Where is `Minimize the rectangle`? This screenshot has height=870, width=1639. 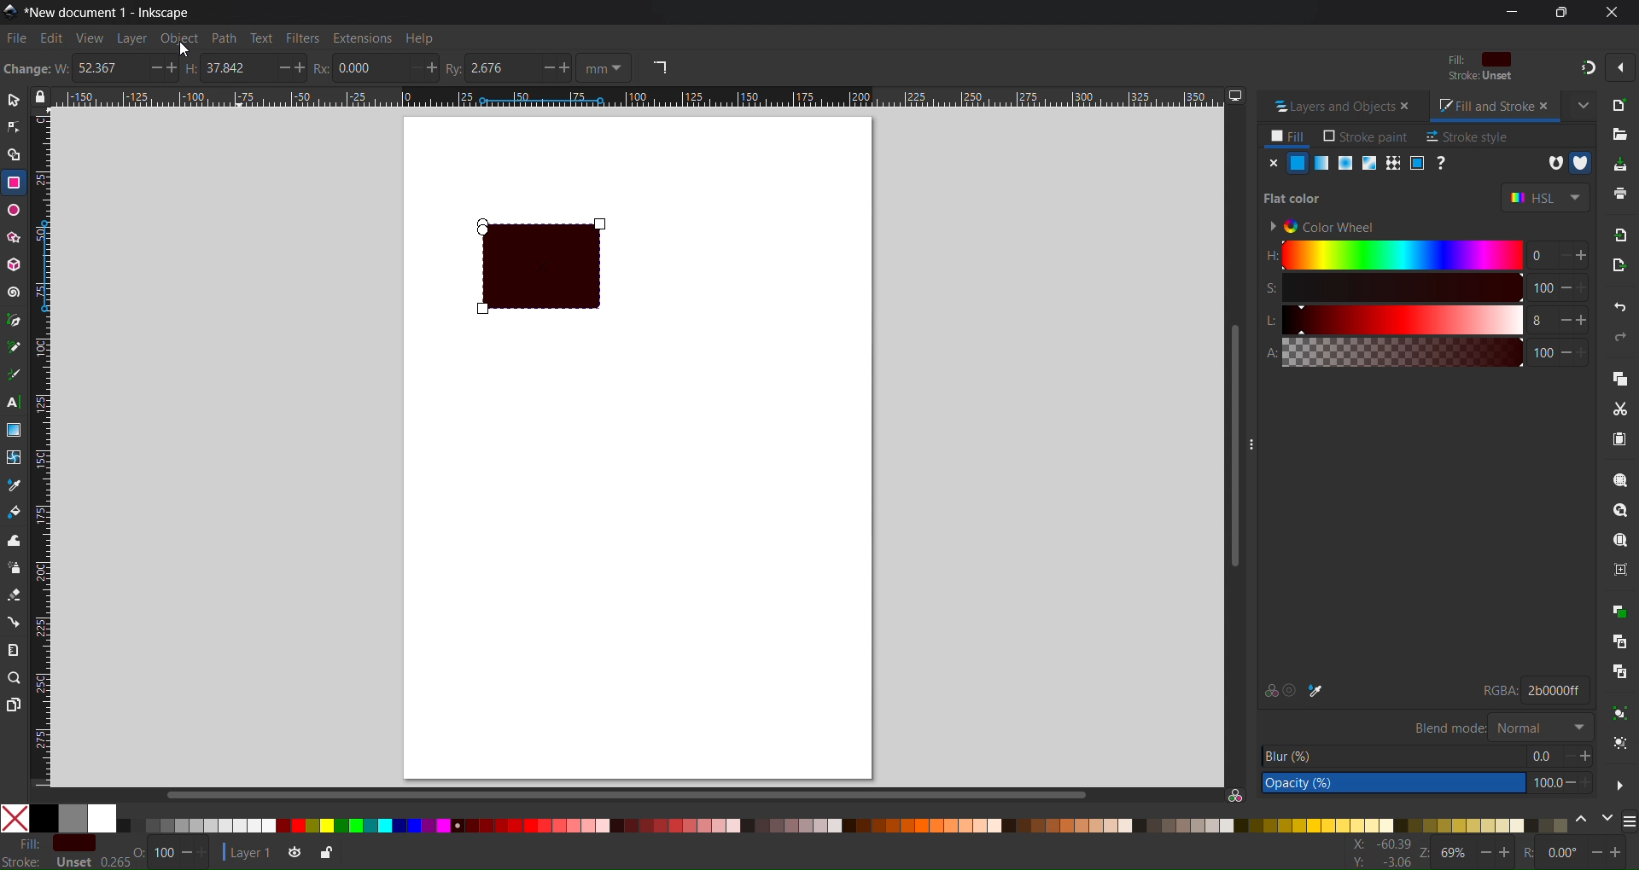
Minimize the rectangle is located at coordinates (279, 68).